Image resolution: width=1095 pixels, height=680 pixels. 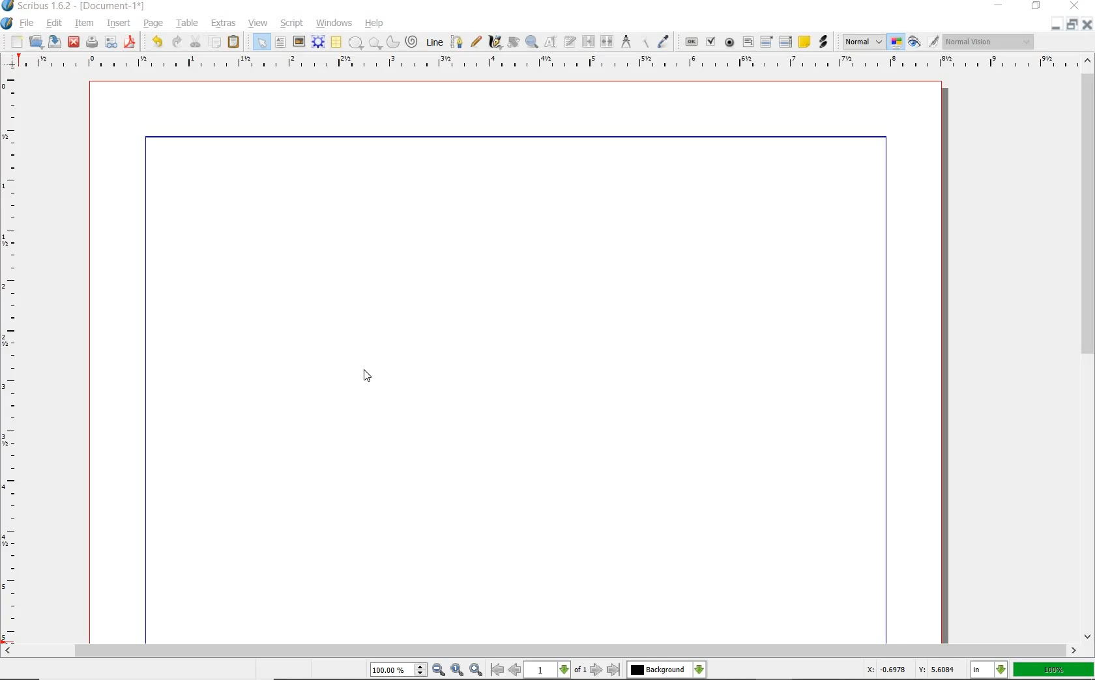 What do you see at coordinates (476, 40) in the screenshot?
I see `FREEHAND LINE` at bounding box center [476, 40].